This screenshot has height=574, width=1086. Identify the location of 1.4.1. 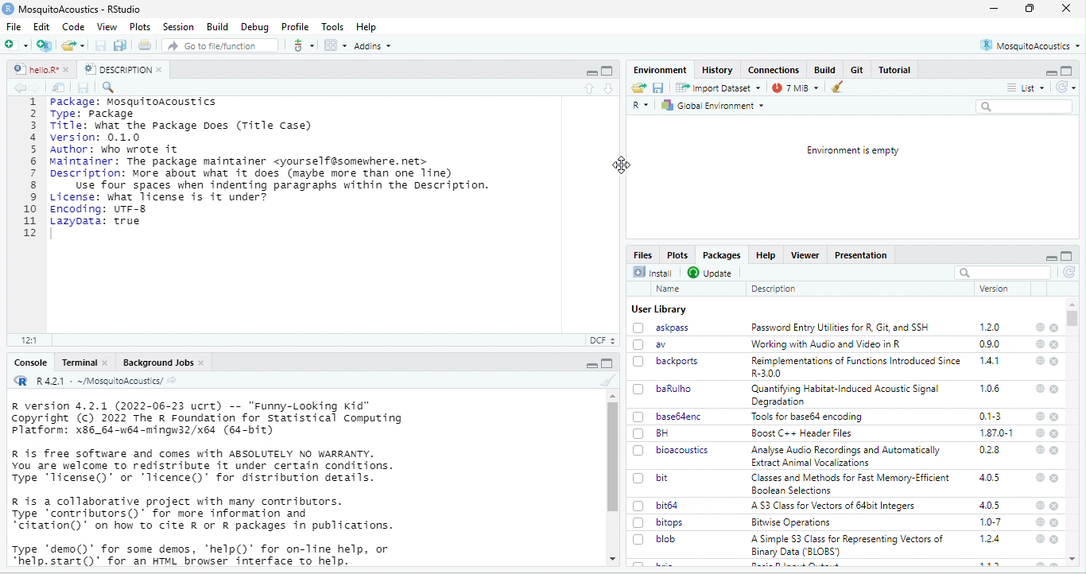
(991, 361).